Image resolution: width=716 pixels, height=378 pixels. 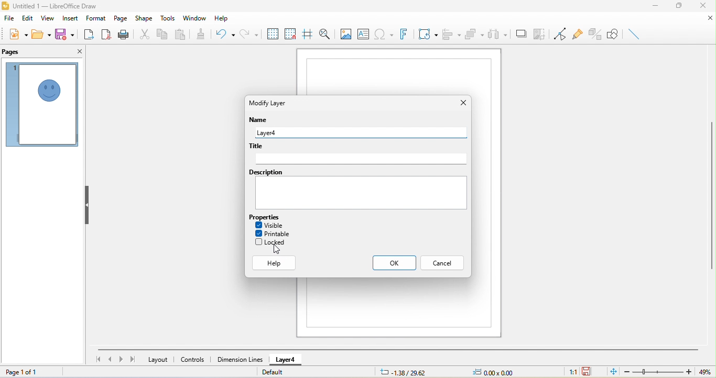 What do you see at coordinates (657, 372) in the screenshot?
I see `zoom` at bounding box center [657, 372].